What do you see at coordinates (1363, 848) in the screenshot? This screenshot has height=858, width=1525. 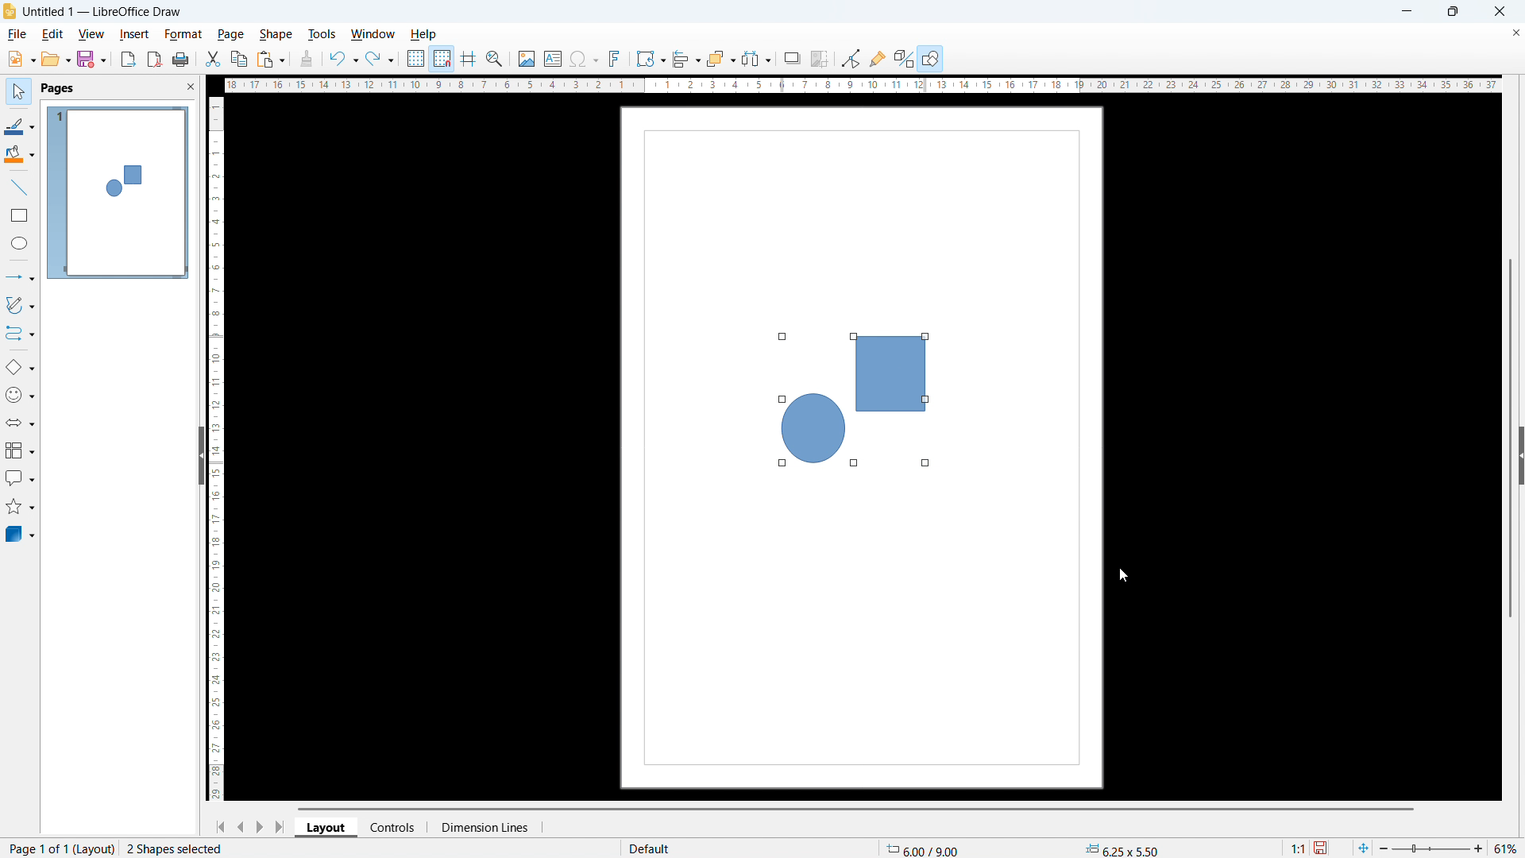 I see `fit to page` at bounding box center [1363, 848].